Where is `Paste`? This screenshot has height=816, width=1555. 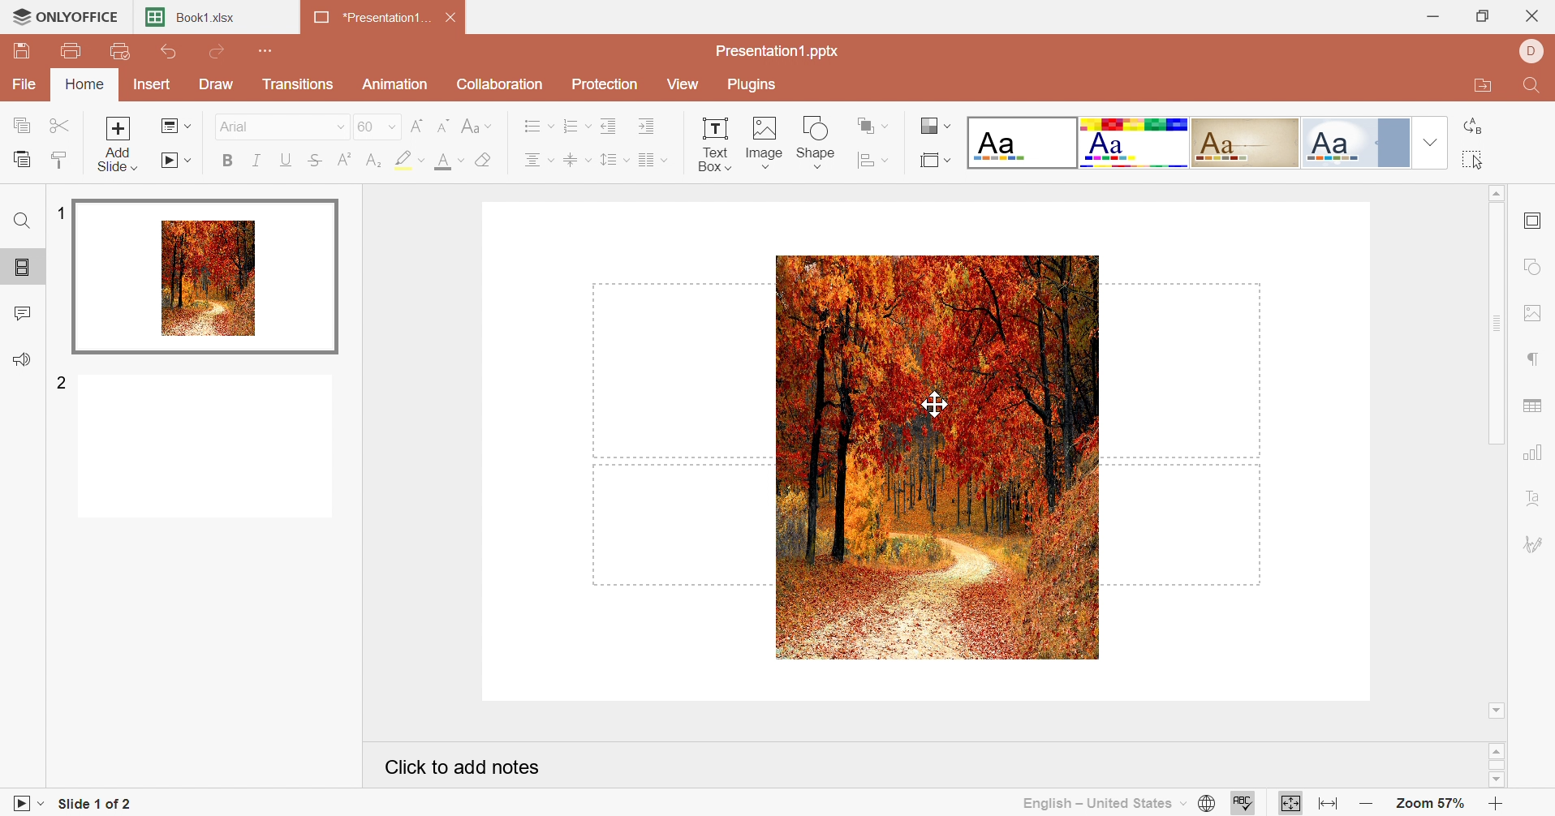 Paste is located at coordinates (24, 158).